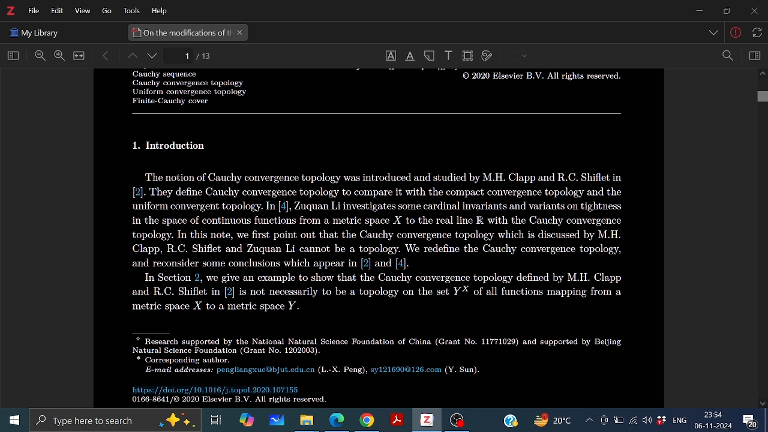 This screenshot has width=768, height=432. Describe the element at coordinates (383, 242) in the screenshot. I see `` at that location.